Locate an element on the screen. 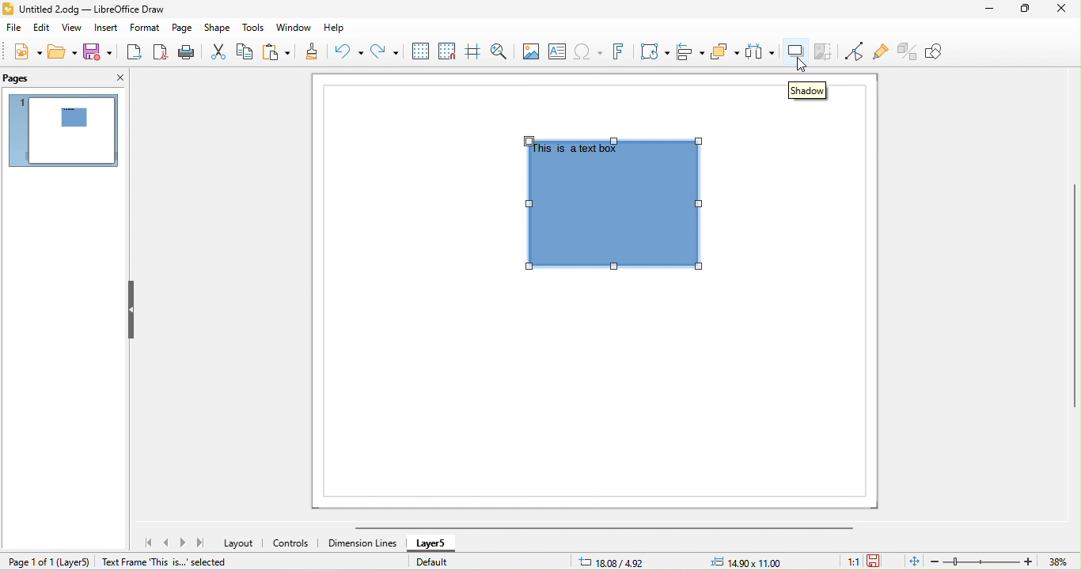  clone formatting is located at coordinates (313, 53).